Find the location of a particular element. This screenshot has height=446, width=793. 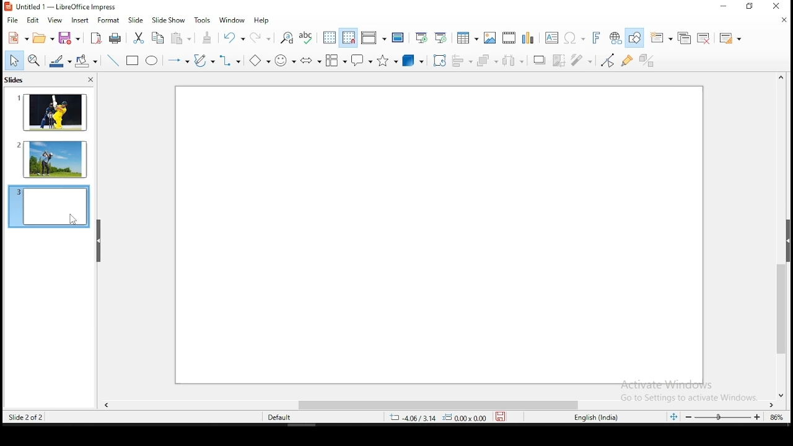

insert special characters is located at coordinates (572, 37).